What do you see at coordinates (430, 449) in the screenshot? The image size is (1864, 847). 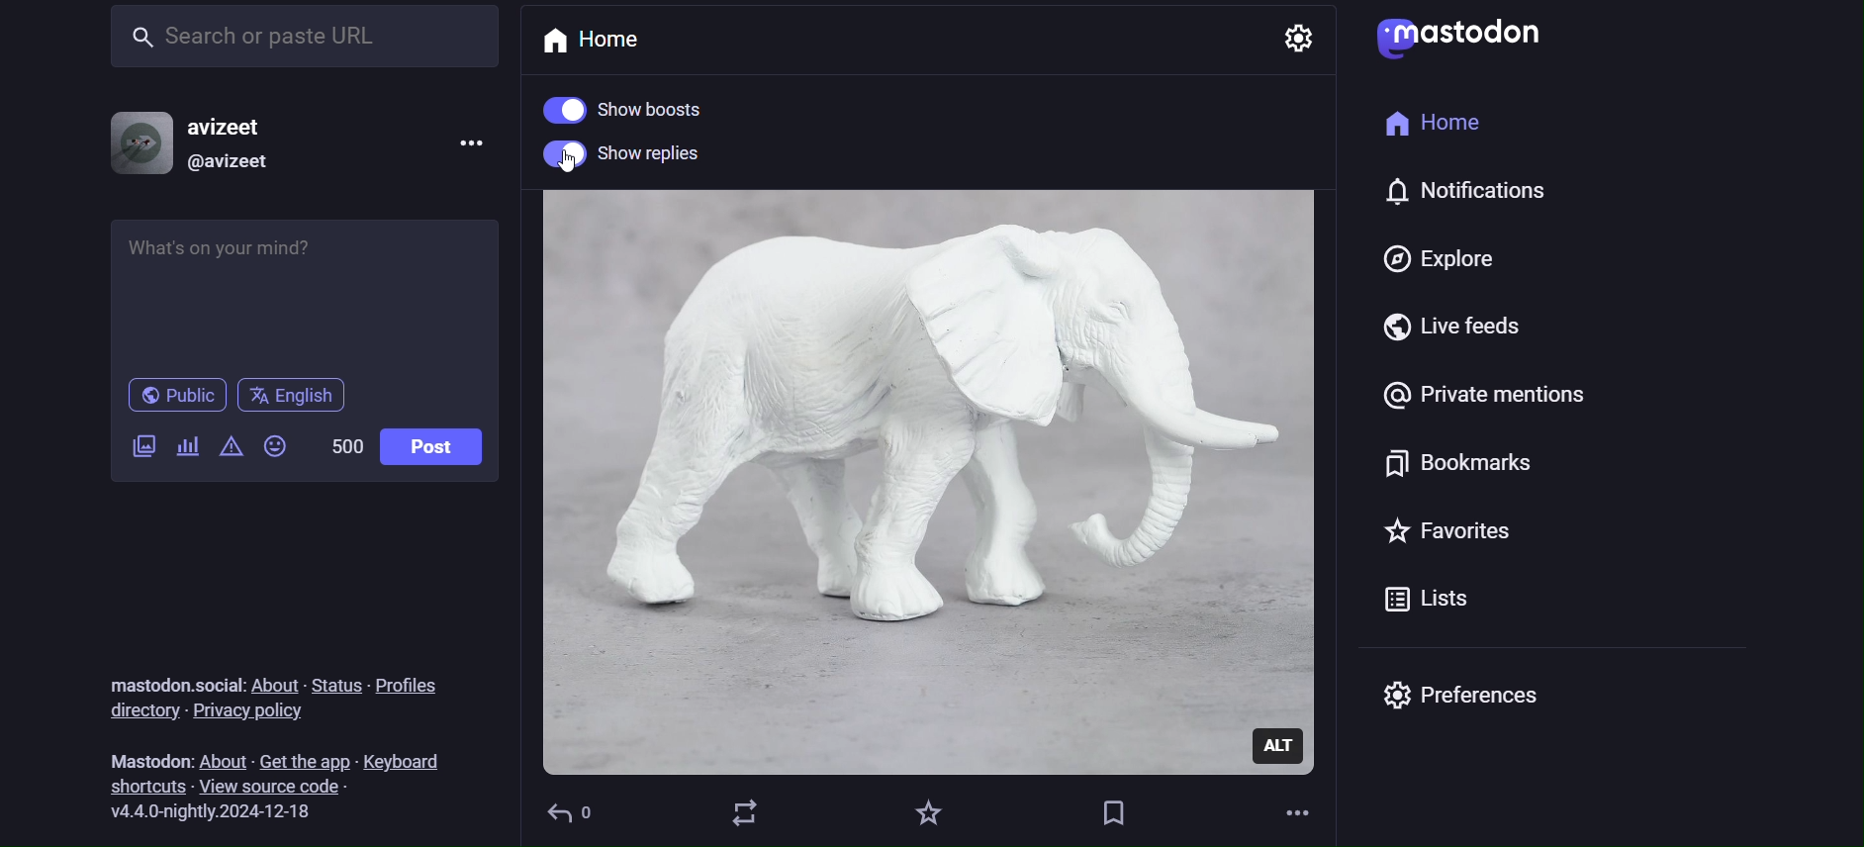 I see `post` at bounding box center [430, 449].